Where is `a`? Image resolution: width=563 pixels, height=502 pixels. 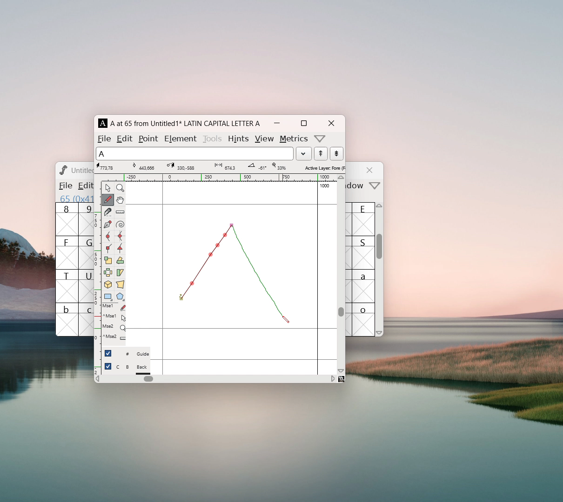
a is located at coordinates (364, 286).